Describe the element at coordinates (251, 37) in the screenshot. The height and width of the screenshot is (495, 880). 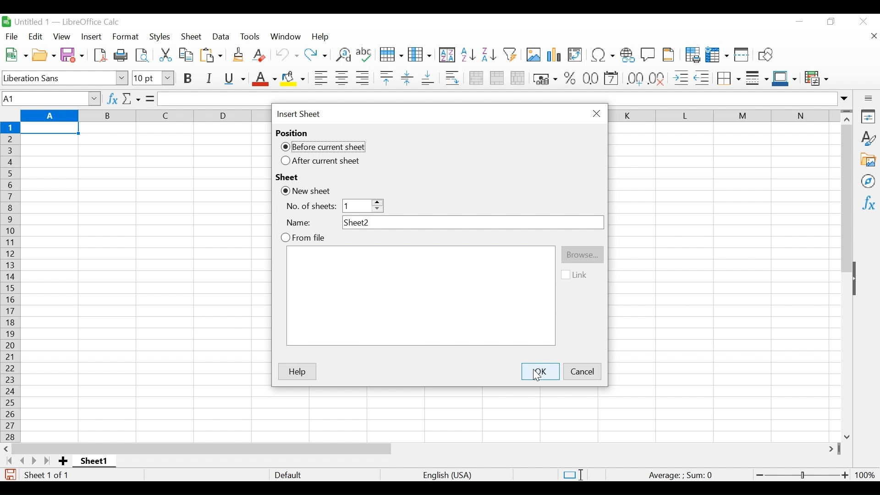
I see `Tools` at that location.